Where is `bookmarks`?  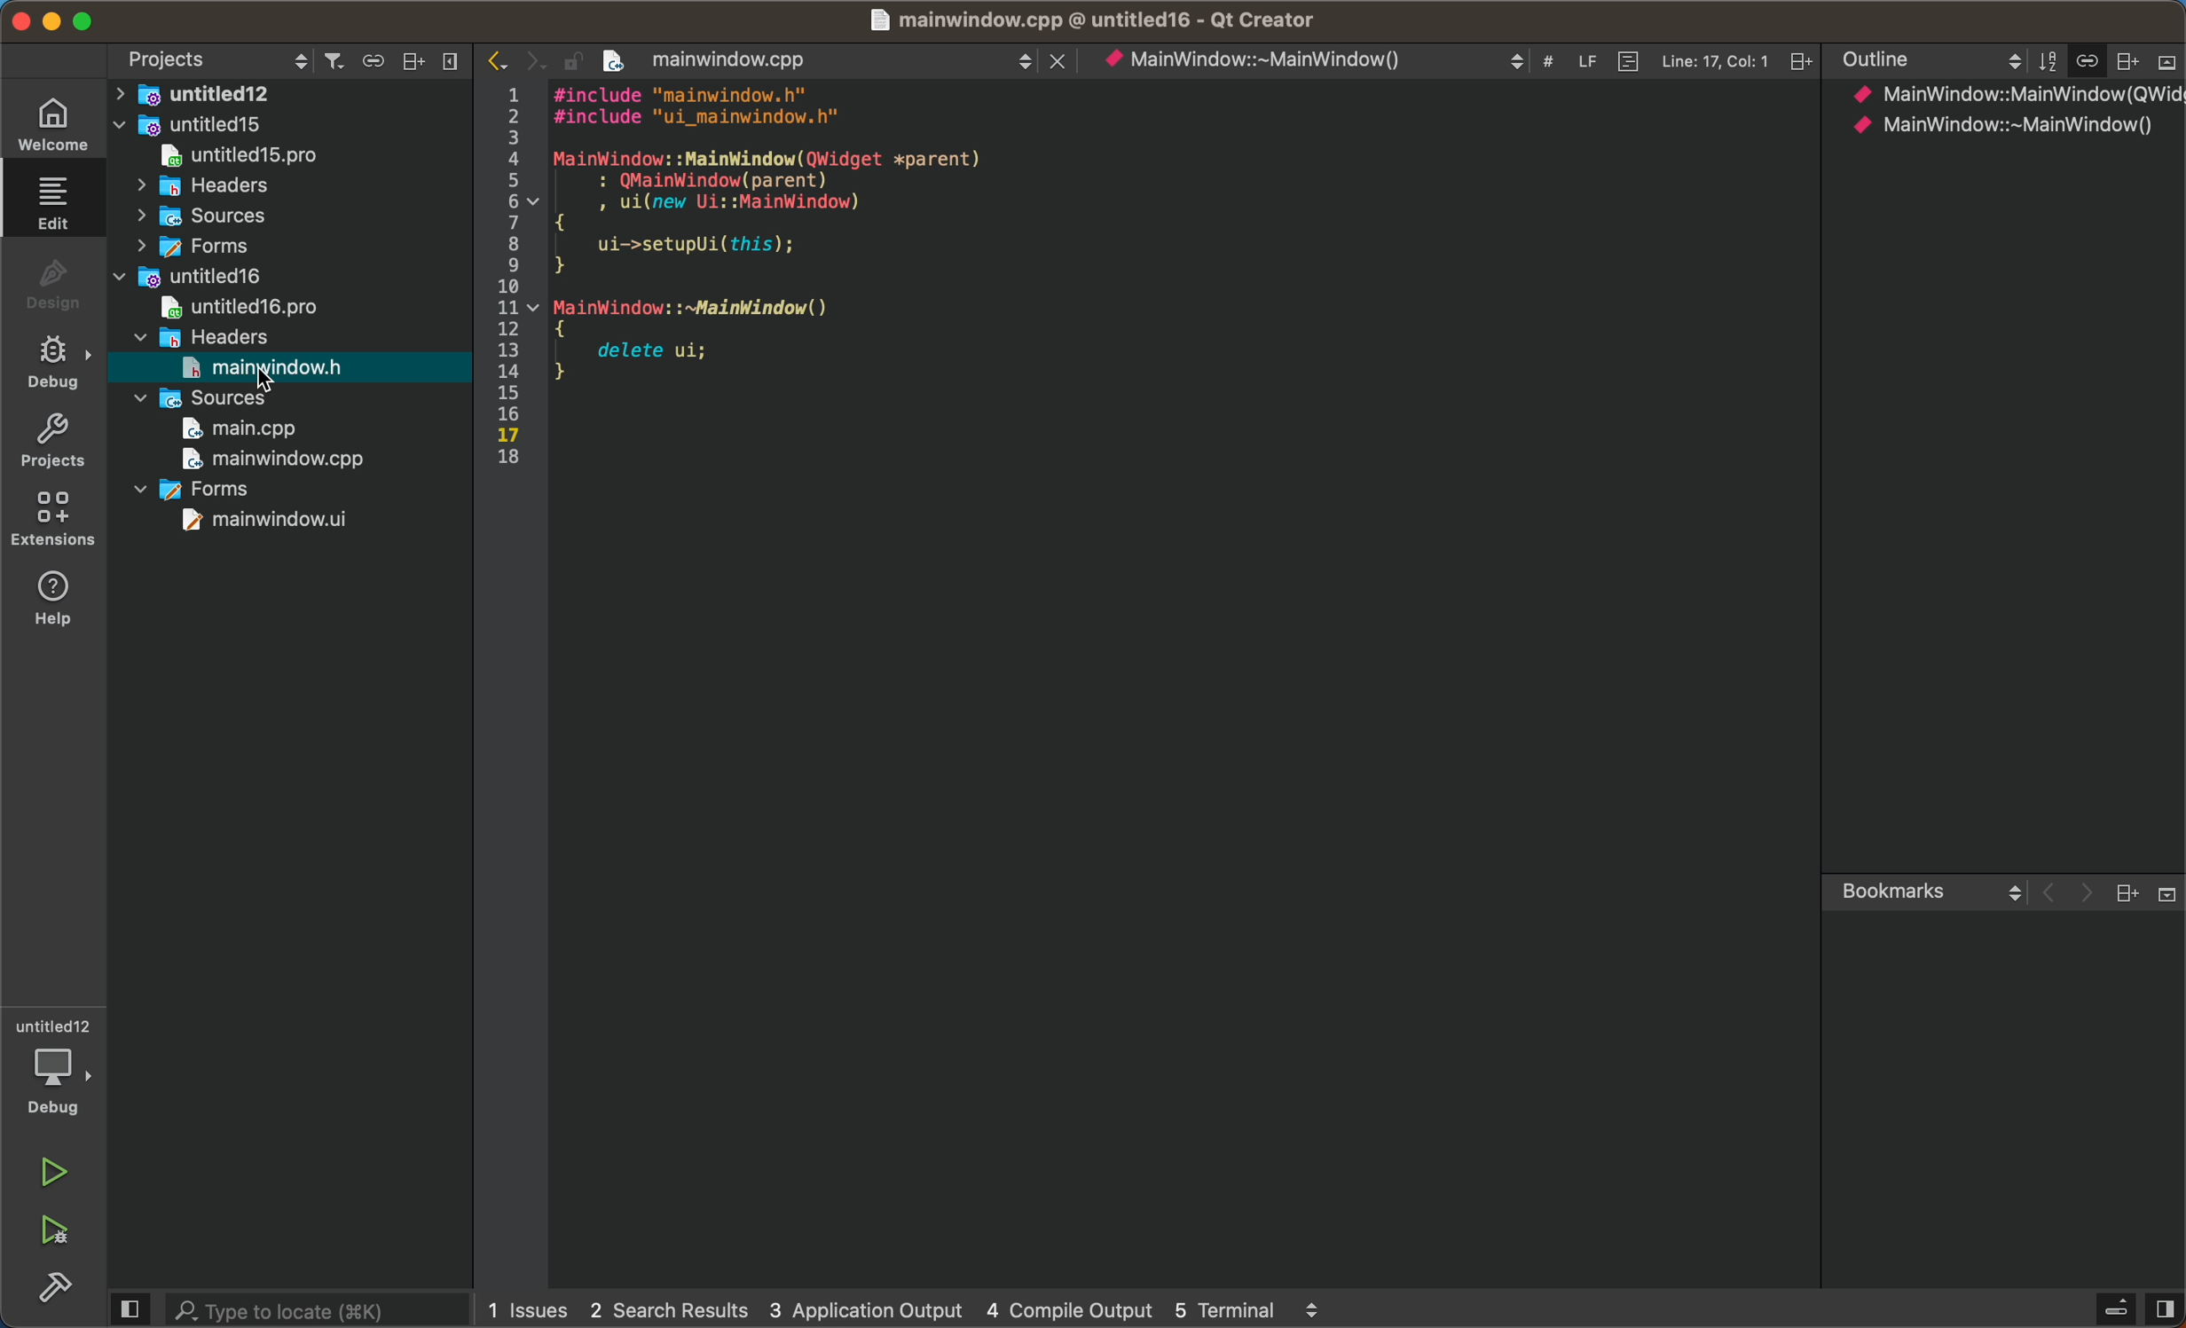 bookmarks is located at coordinates (2004, 1073).